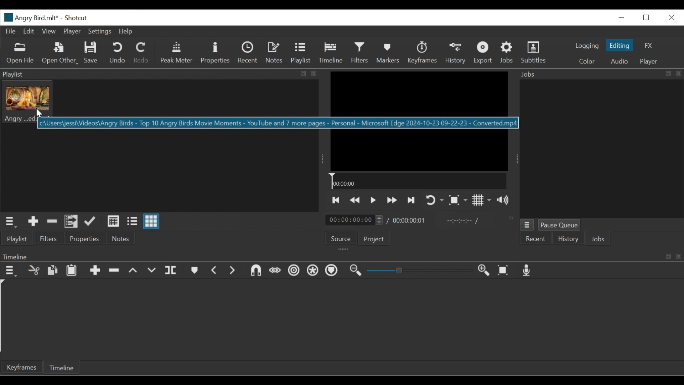 The height and width of the screenshot is (385, 684). I want to click on Add the Source to the playlist, so click(33, 221).